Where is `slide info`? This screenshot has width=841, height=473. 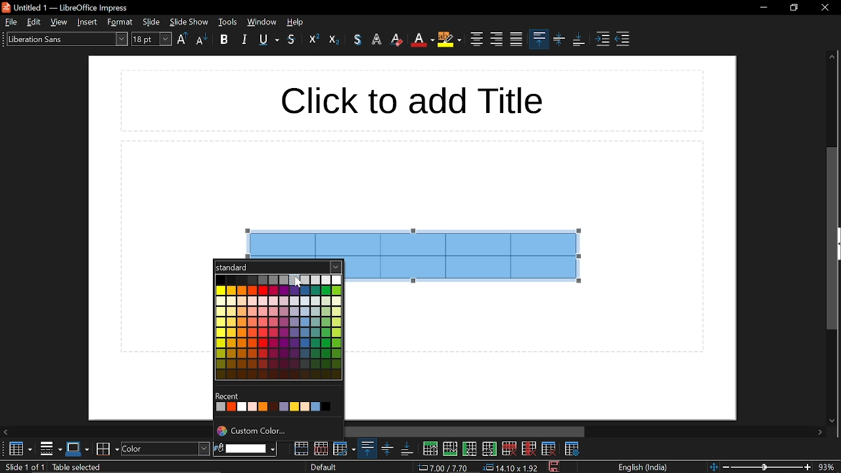 slide info is located at coordinates (119, 467).